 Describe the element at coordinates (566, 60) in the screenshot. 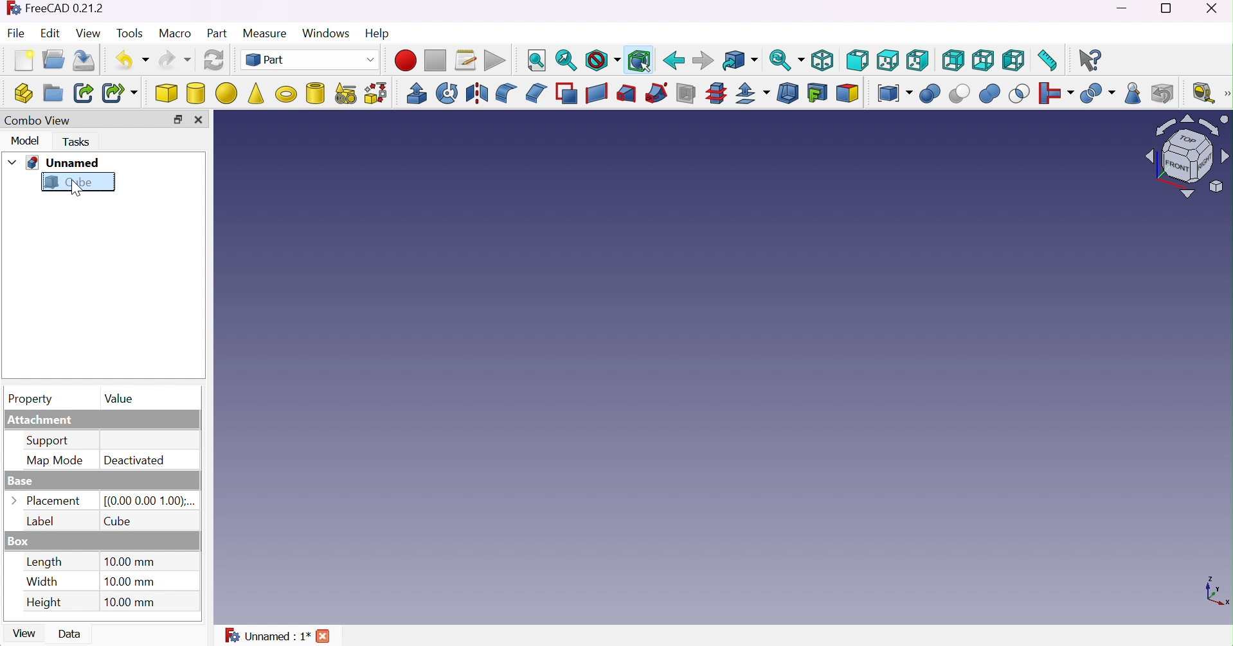

I see `Fit selection` at that location.